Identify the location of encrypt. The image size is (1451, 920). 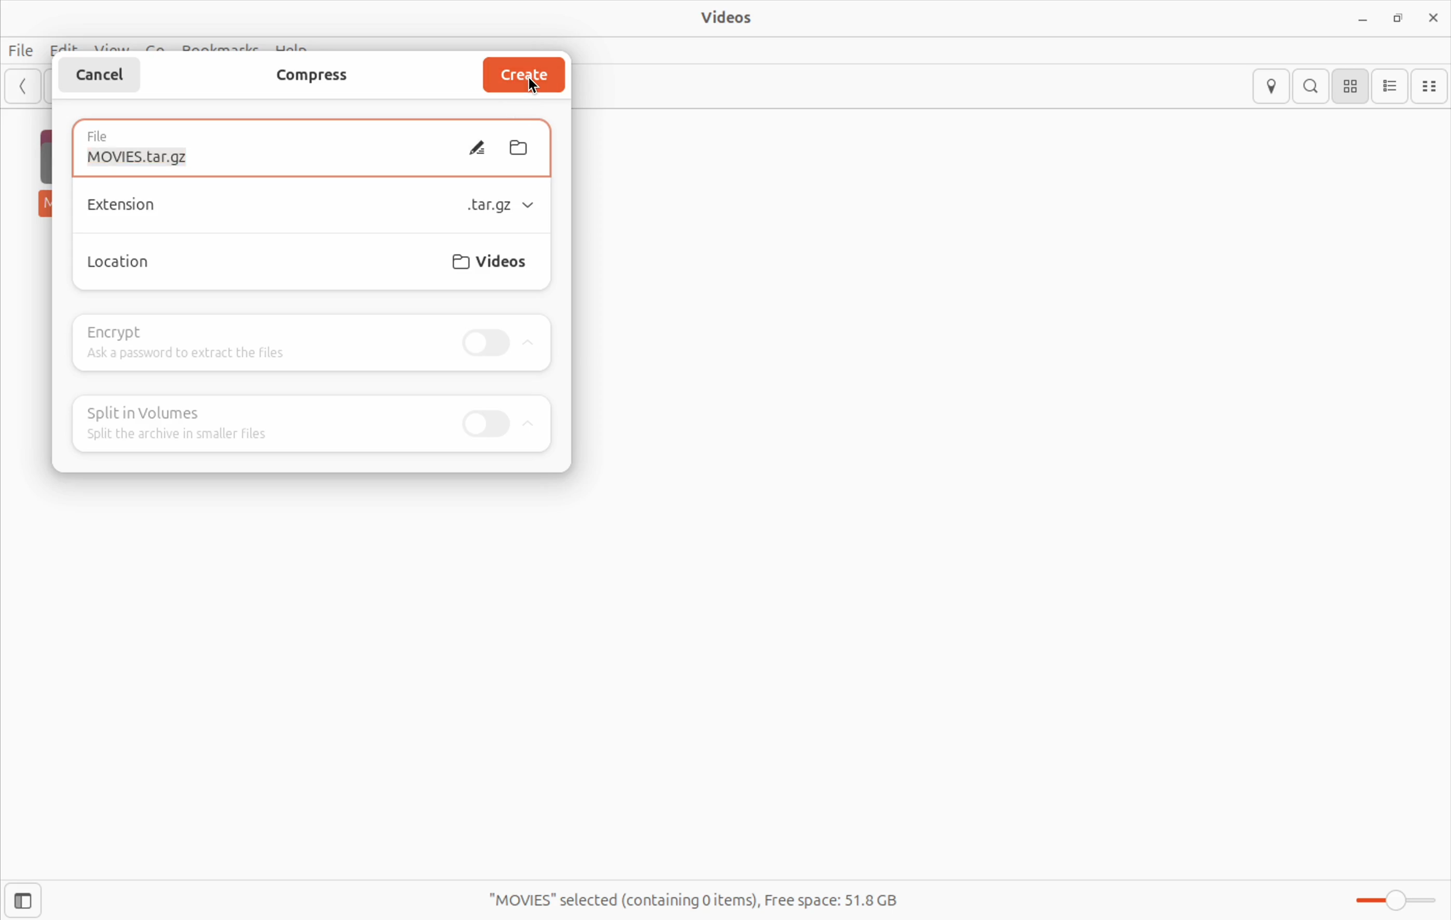
(118, 330).